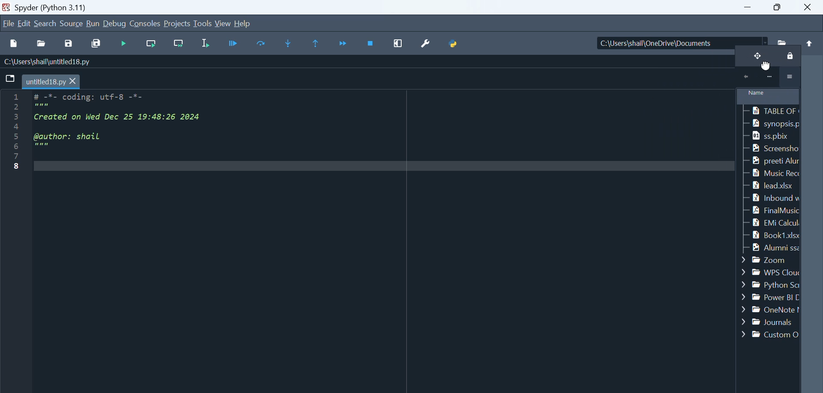 The width and height of the screenshot is (823, 393). What do you see at coordinates (75, 7) in the screenshot?
I see `Spyder (Python 3.11)` at bounding box center [75, 7].